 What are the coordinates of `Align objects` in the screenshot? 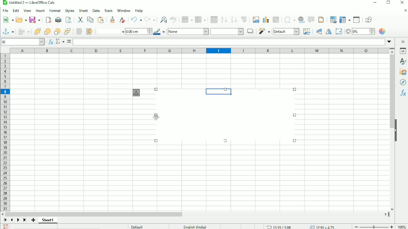 It's located at (24, 31).